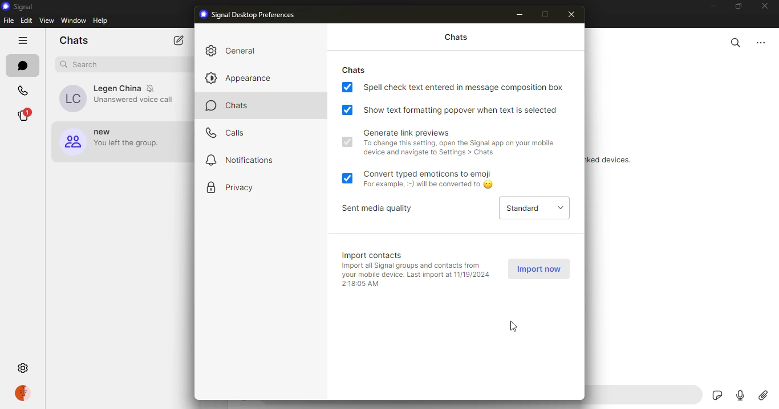 The height and width of the screenshot is (409, 779). I want to click on view, so click(48, 20).